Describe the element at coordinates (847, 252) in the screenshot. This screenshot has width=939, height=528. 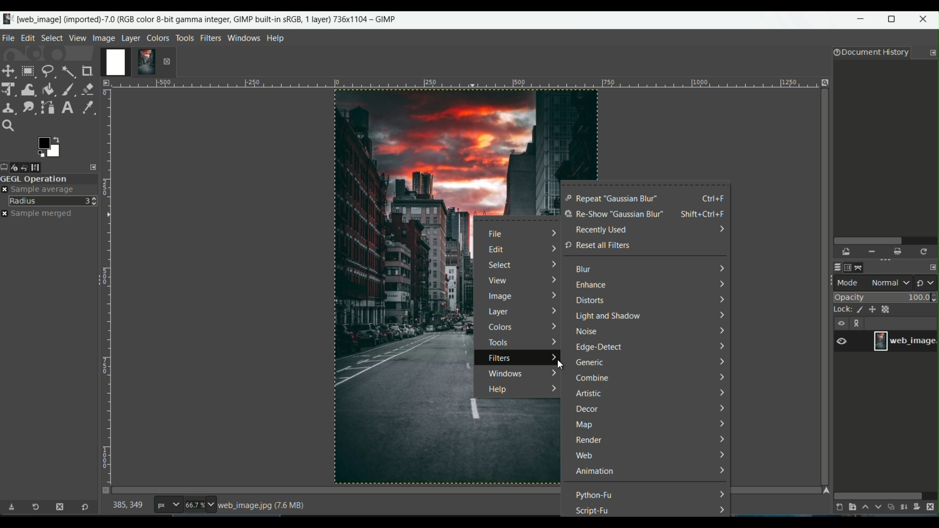
I see `open the selected entry` at that location.